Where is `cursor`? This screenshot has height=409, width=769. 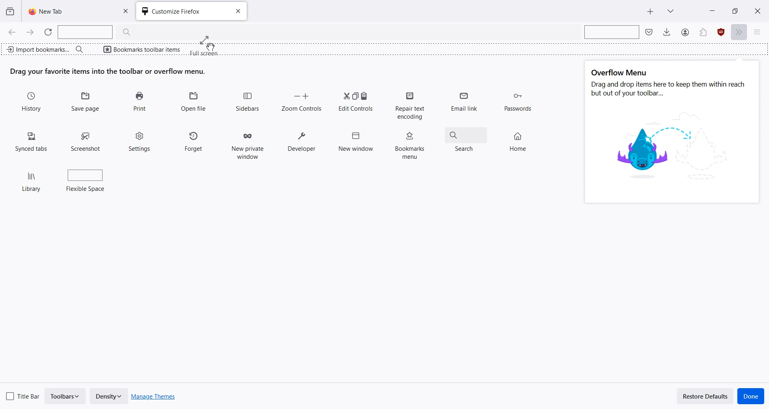
cursor is located at coordinates (211, 48).